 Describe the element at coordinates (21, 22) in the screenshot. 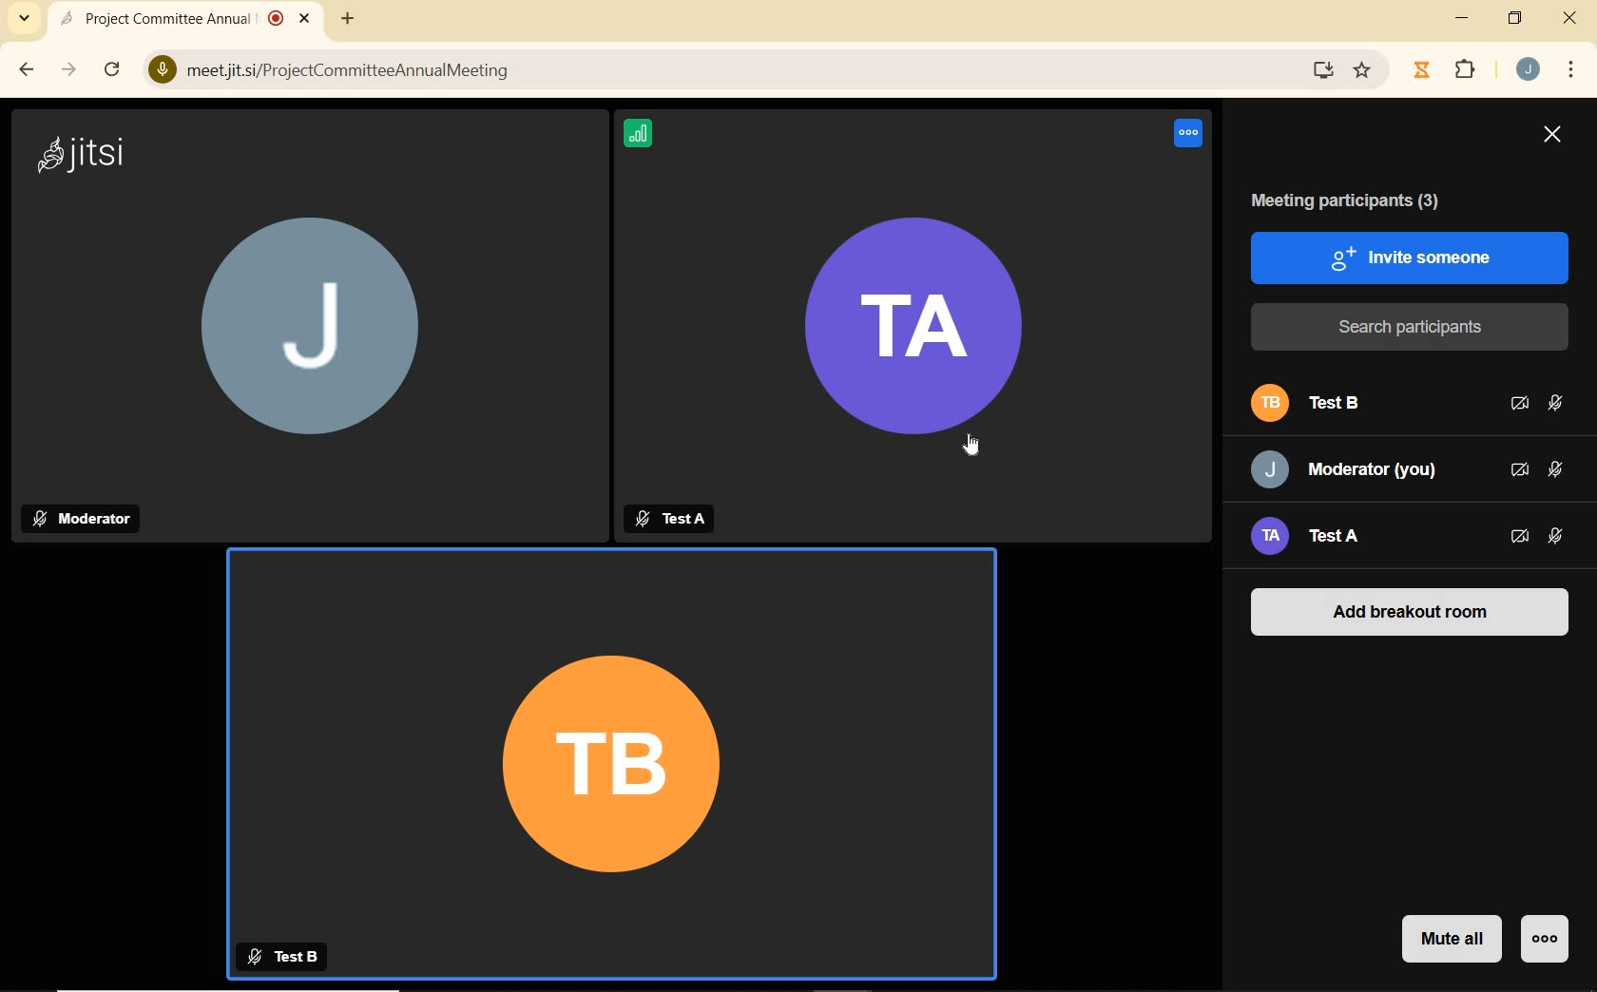

I see `SEARCH TABS` at that location.